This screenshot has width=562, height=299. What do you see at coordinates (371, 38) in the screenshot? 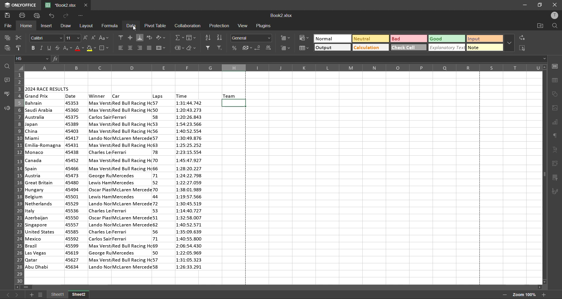
I see `neutral` at bounding box center [371, 38].